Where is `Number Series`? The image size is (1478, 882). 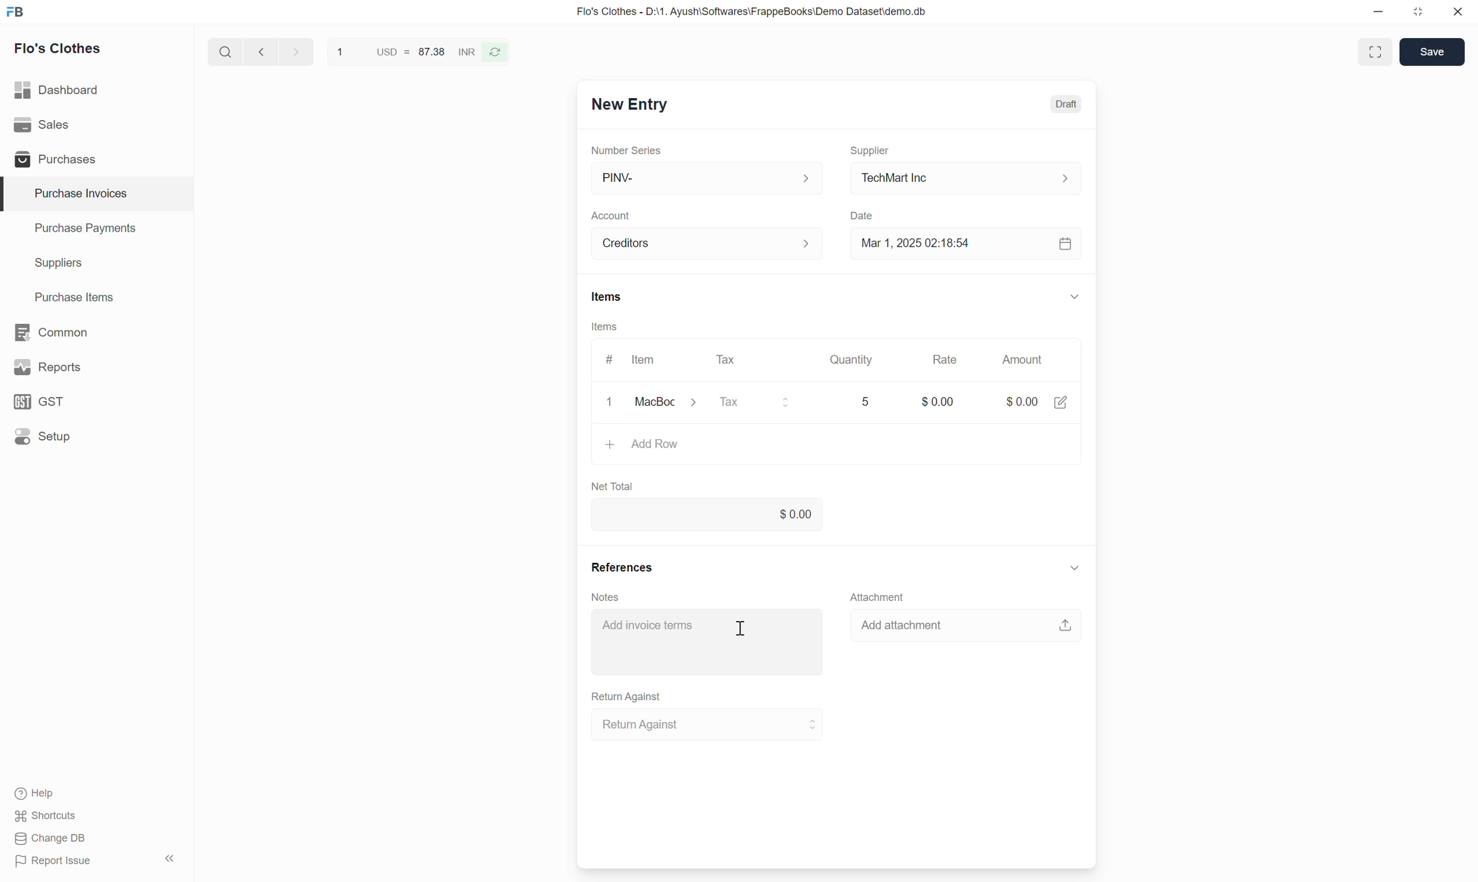 Number Series is located at coordinates (626, 150).